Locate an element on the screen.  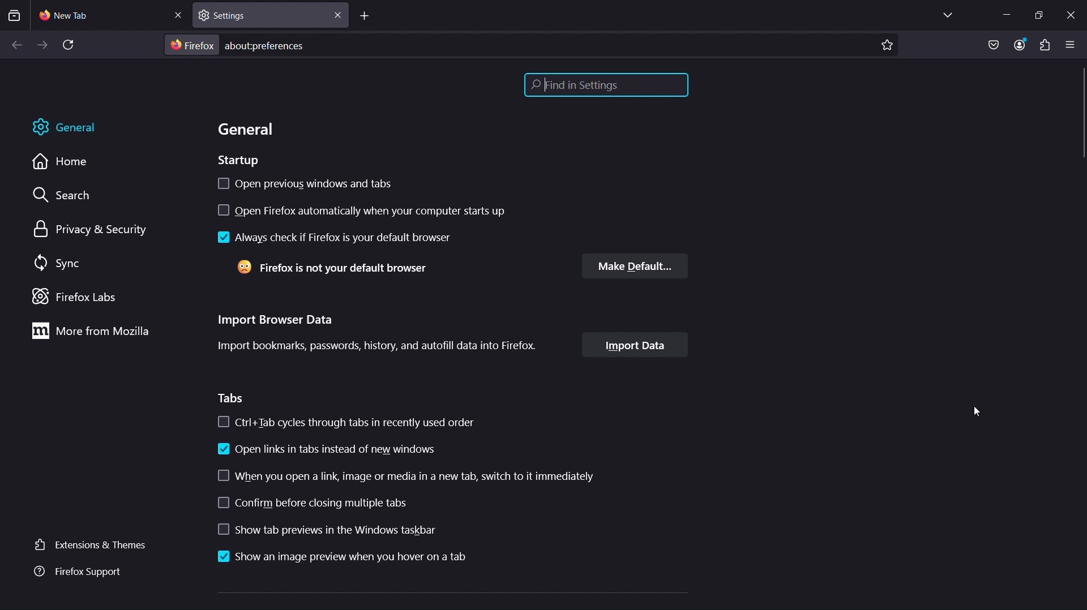
New Tab is located at coordinates (111, 16).